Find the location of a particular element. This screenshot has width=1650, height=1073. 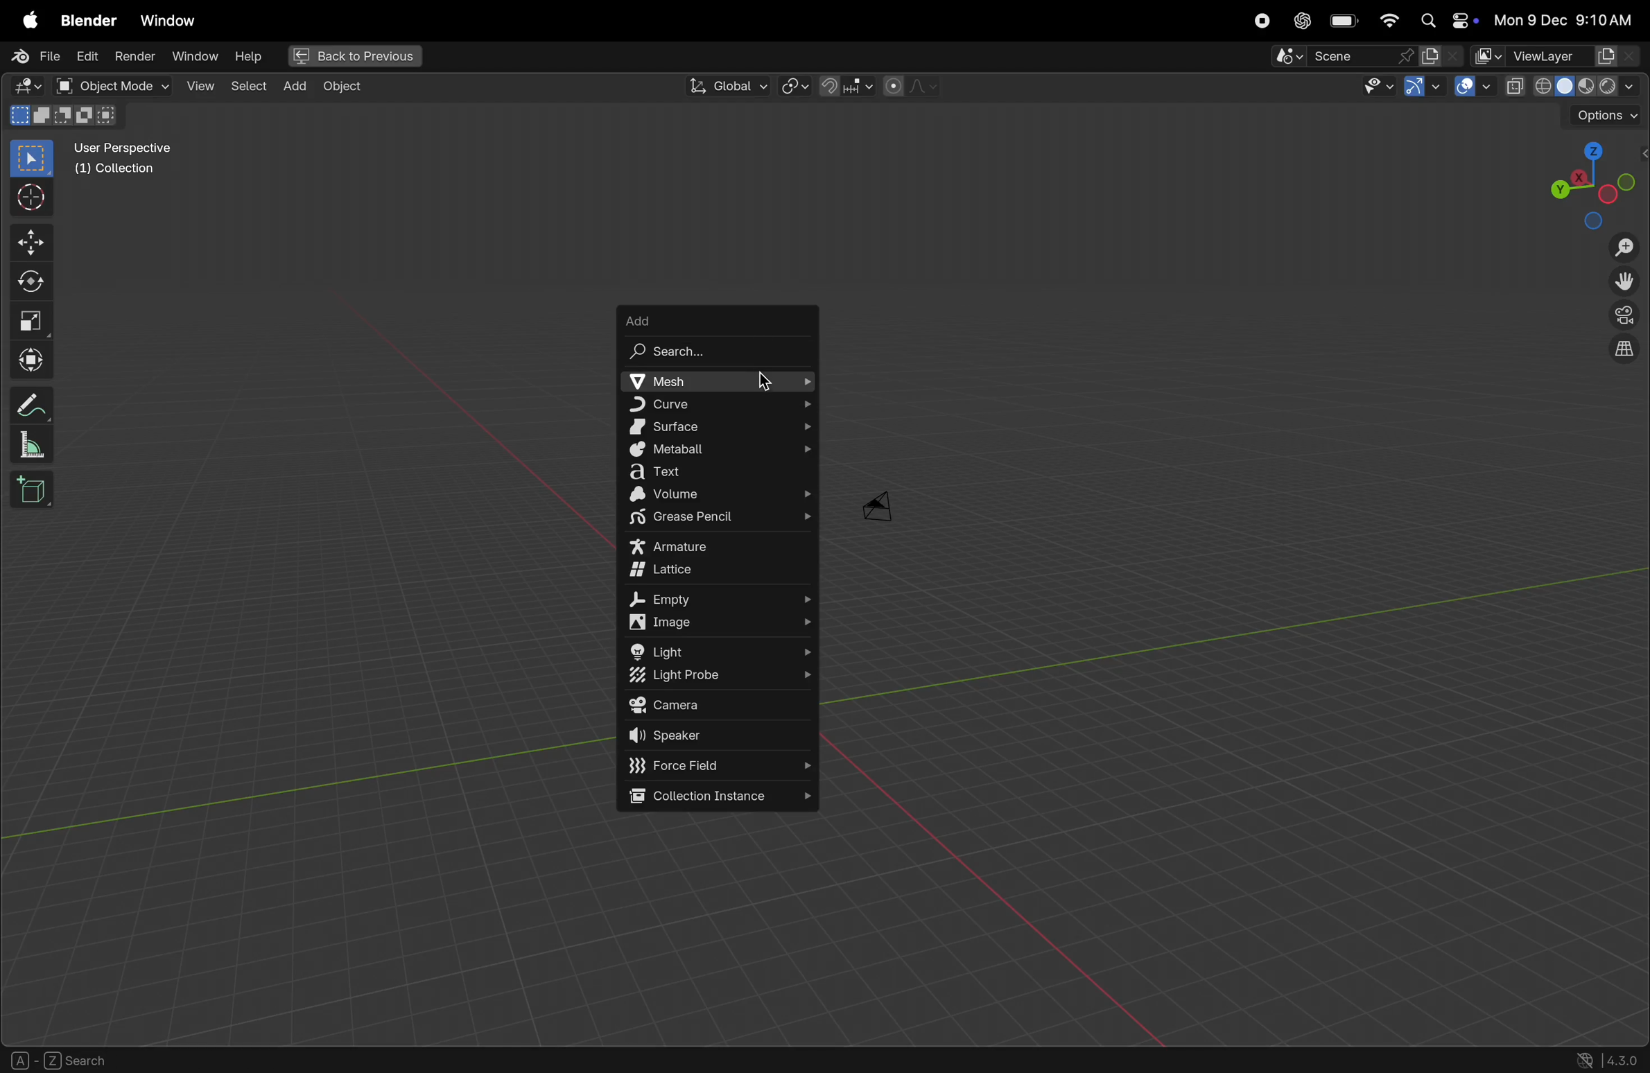

light is located at coordinates (720, 651).